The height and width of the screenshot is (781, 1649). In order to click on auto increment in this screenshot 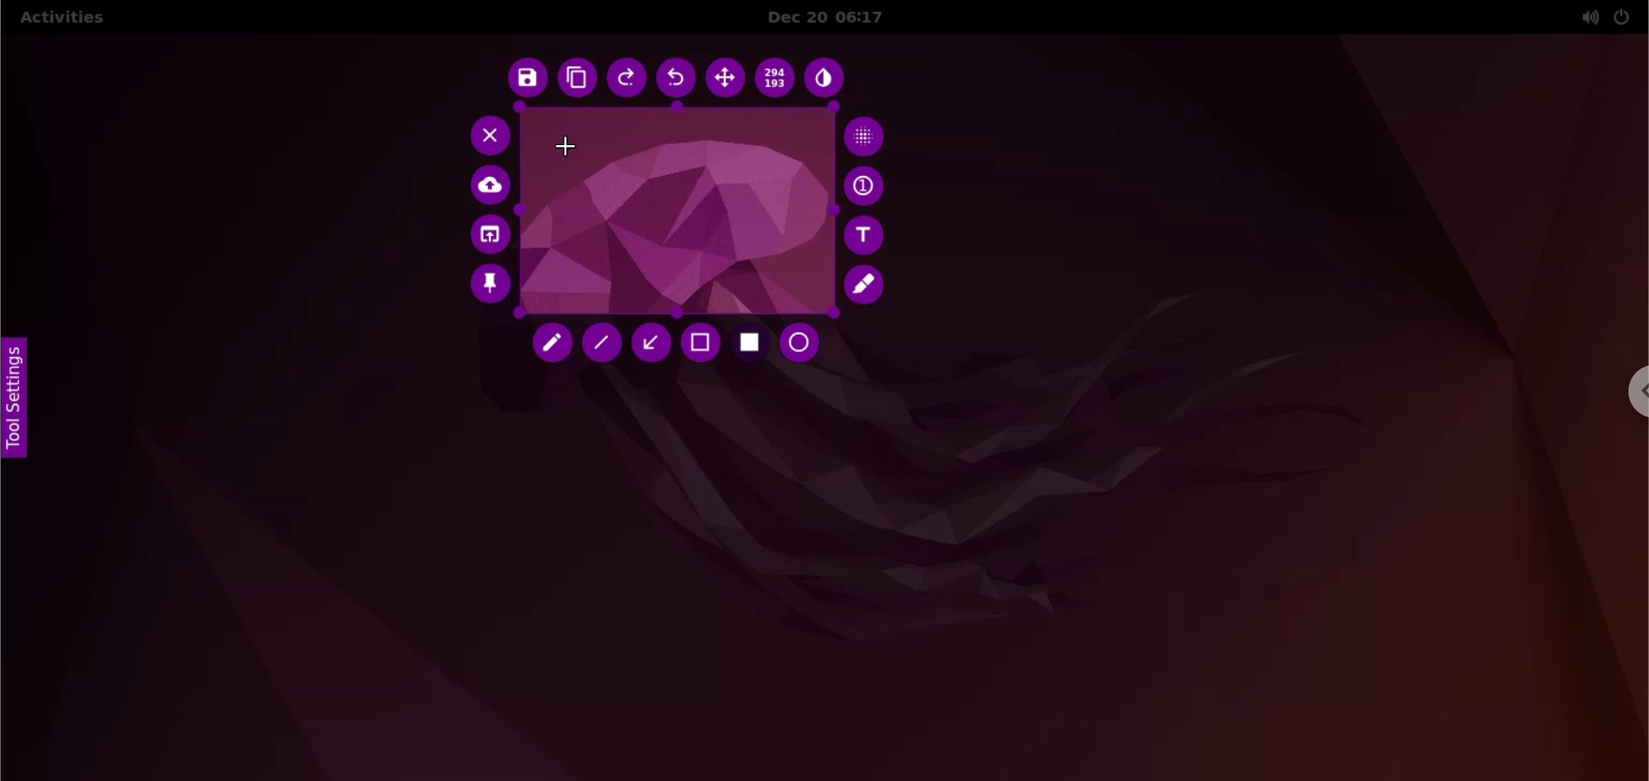, I will do `click(867, 185)`.